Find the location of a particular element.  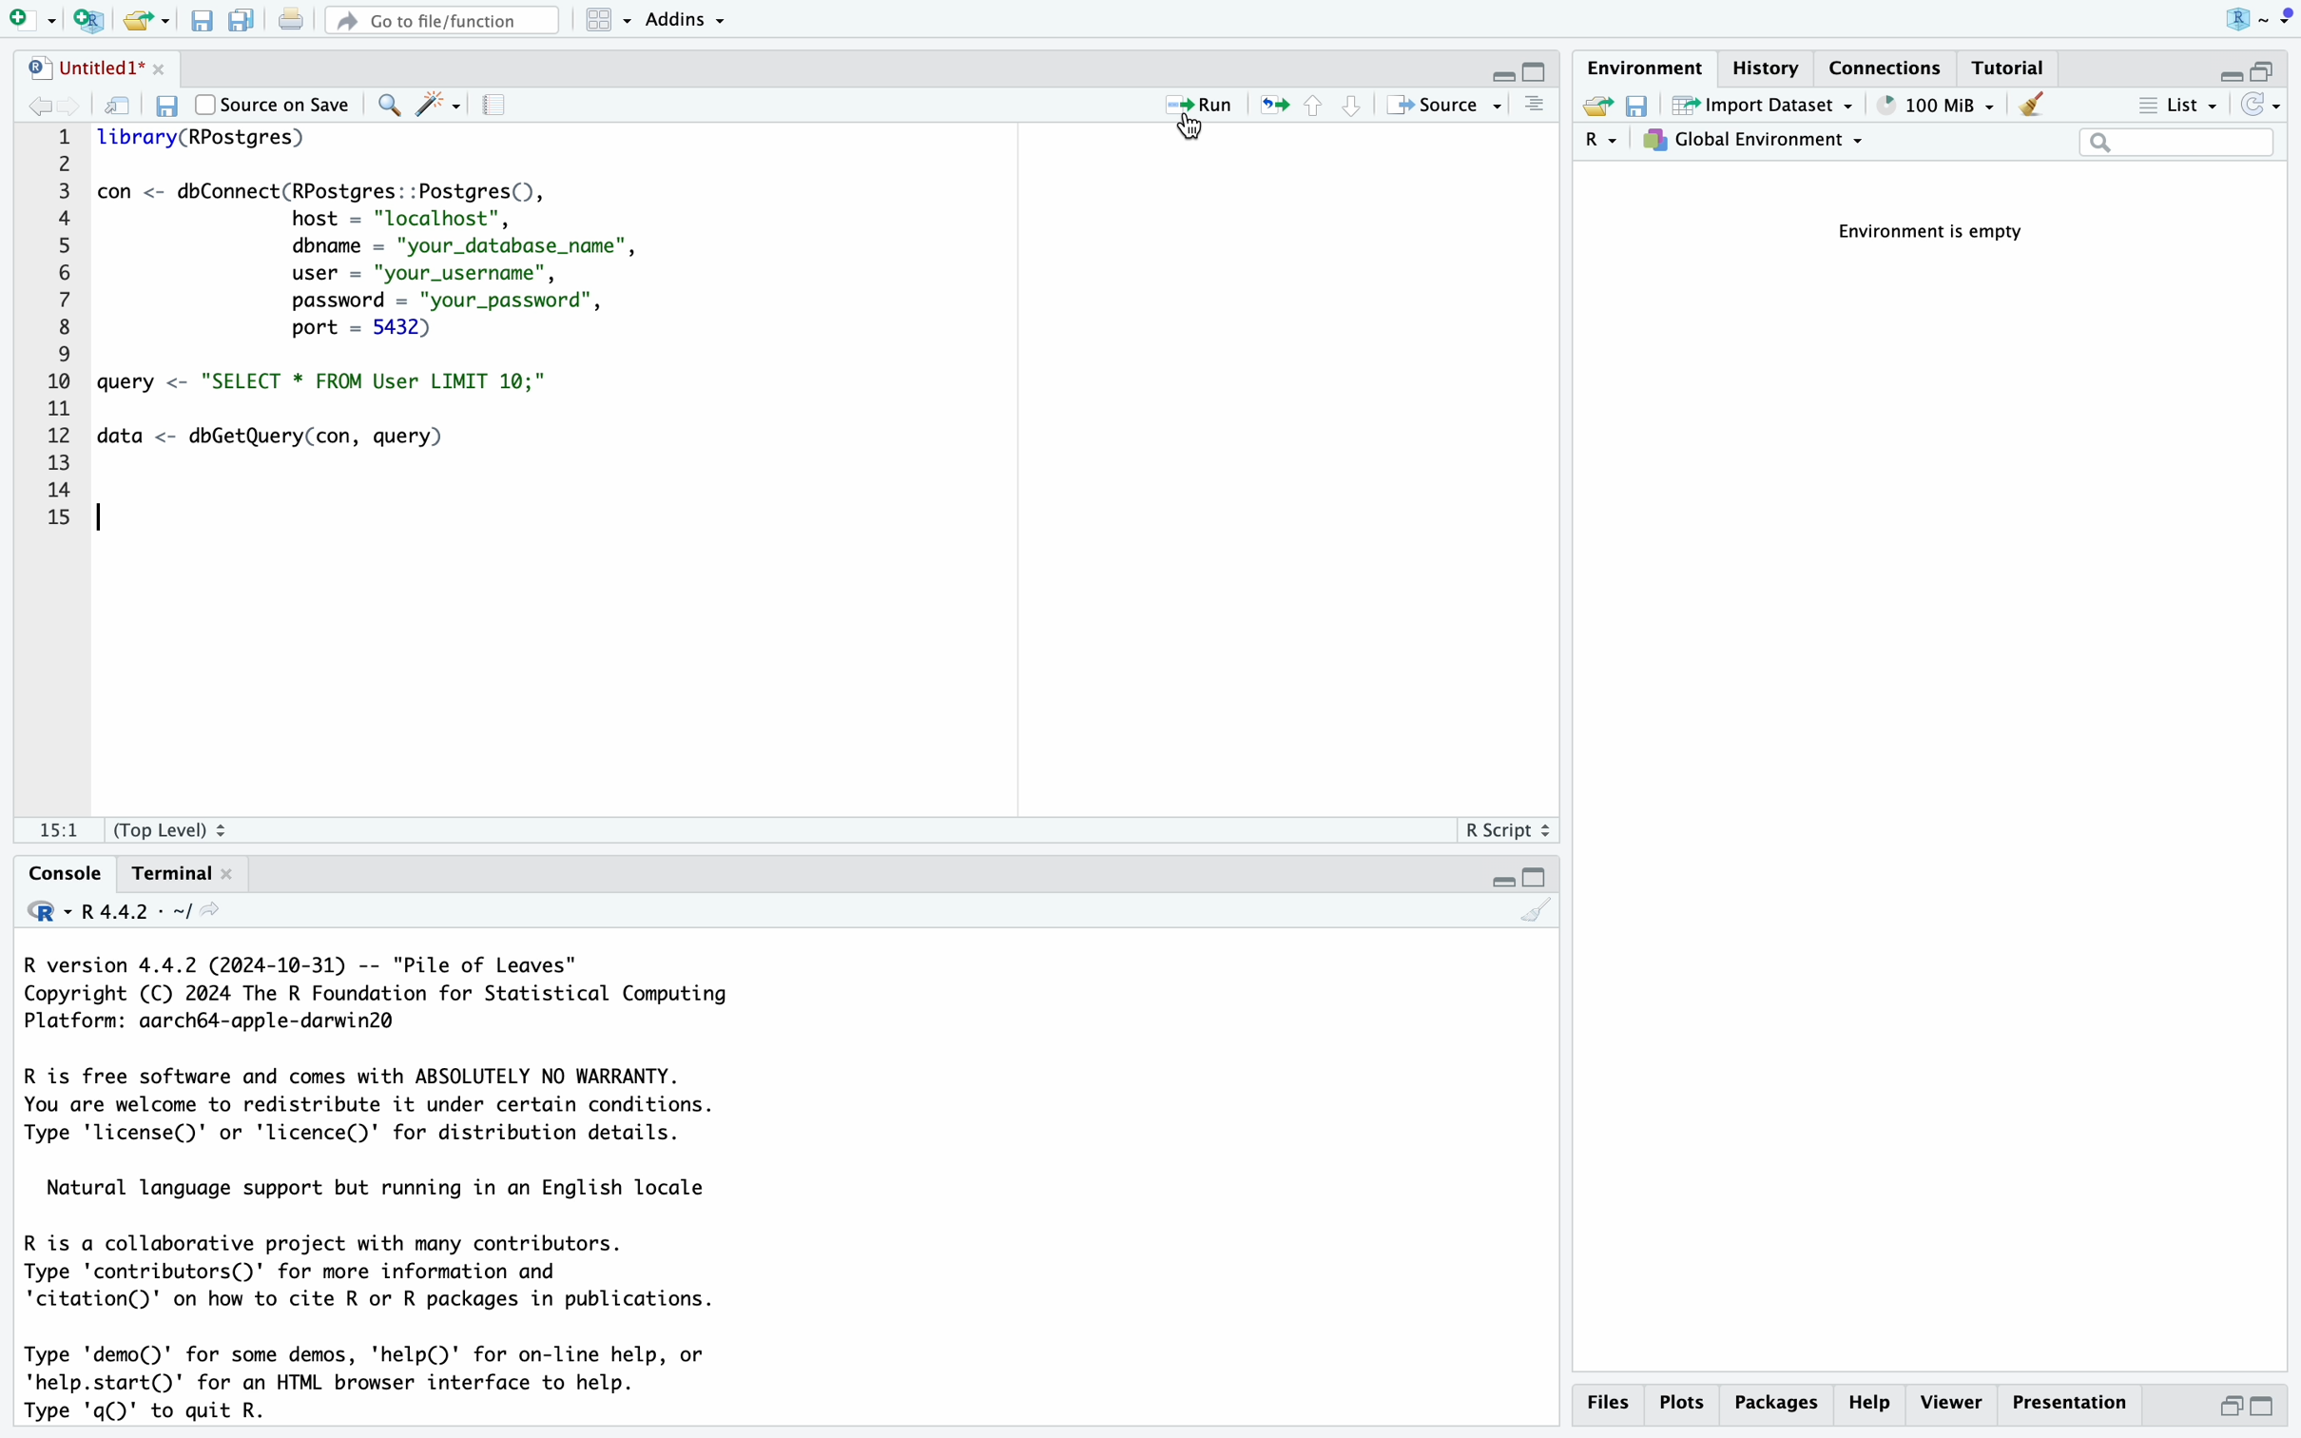

clear console is located at coordinates (1537, 916).